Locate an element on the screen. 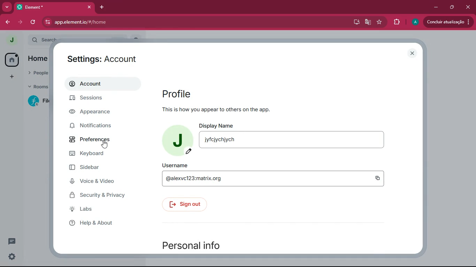 Image resolution: width=476 pixels, height=267 pixels. add tab is located at coordinates (103, 7).